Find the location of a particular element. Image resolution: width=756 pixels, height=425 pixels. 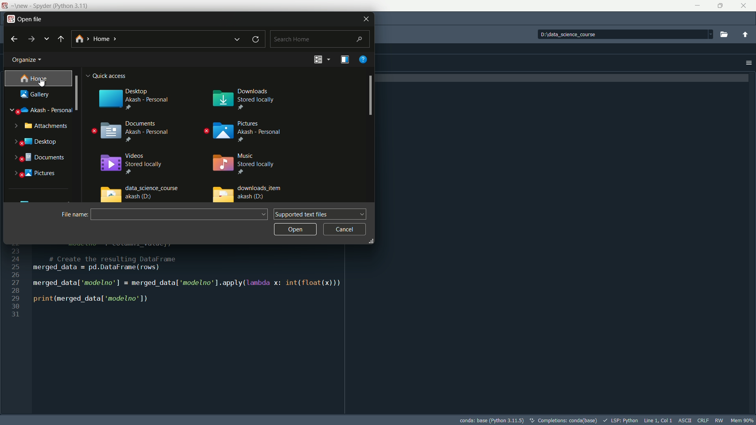

expand is located at coordinates (14, 126).